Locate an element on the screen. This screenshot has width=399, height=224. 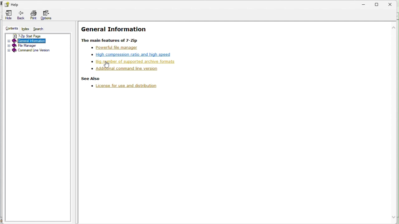
Additional command line version is located at coordinates (122, 69).